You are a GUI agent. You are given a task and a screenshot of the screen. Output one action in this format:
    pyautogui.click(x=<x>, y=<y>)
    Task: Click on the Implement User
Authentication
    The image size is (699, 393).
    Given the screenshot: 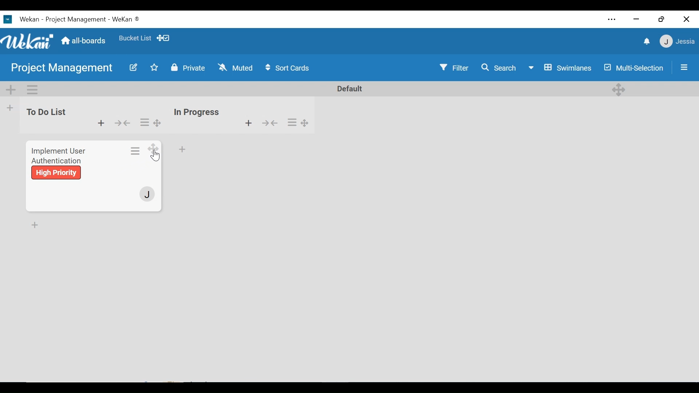 What is the action you would take?
    pyautogui.click(x=58, y=154)
    